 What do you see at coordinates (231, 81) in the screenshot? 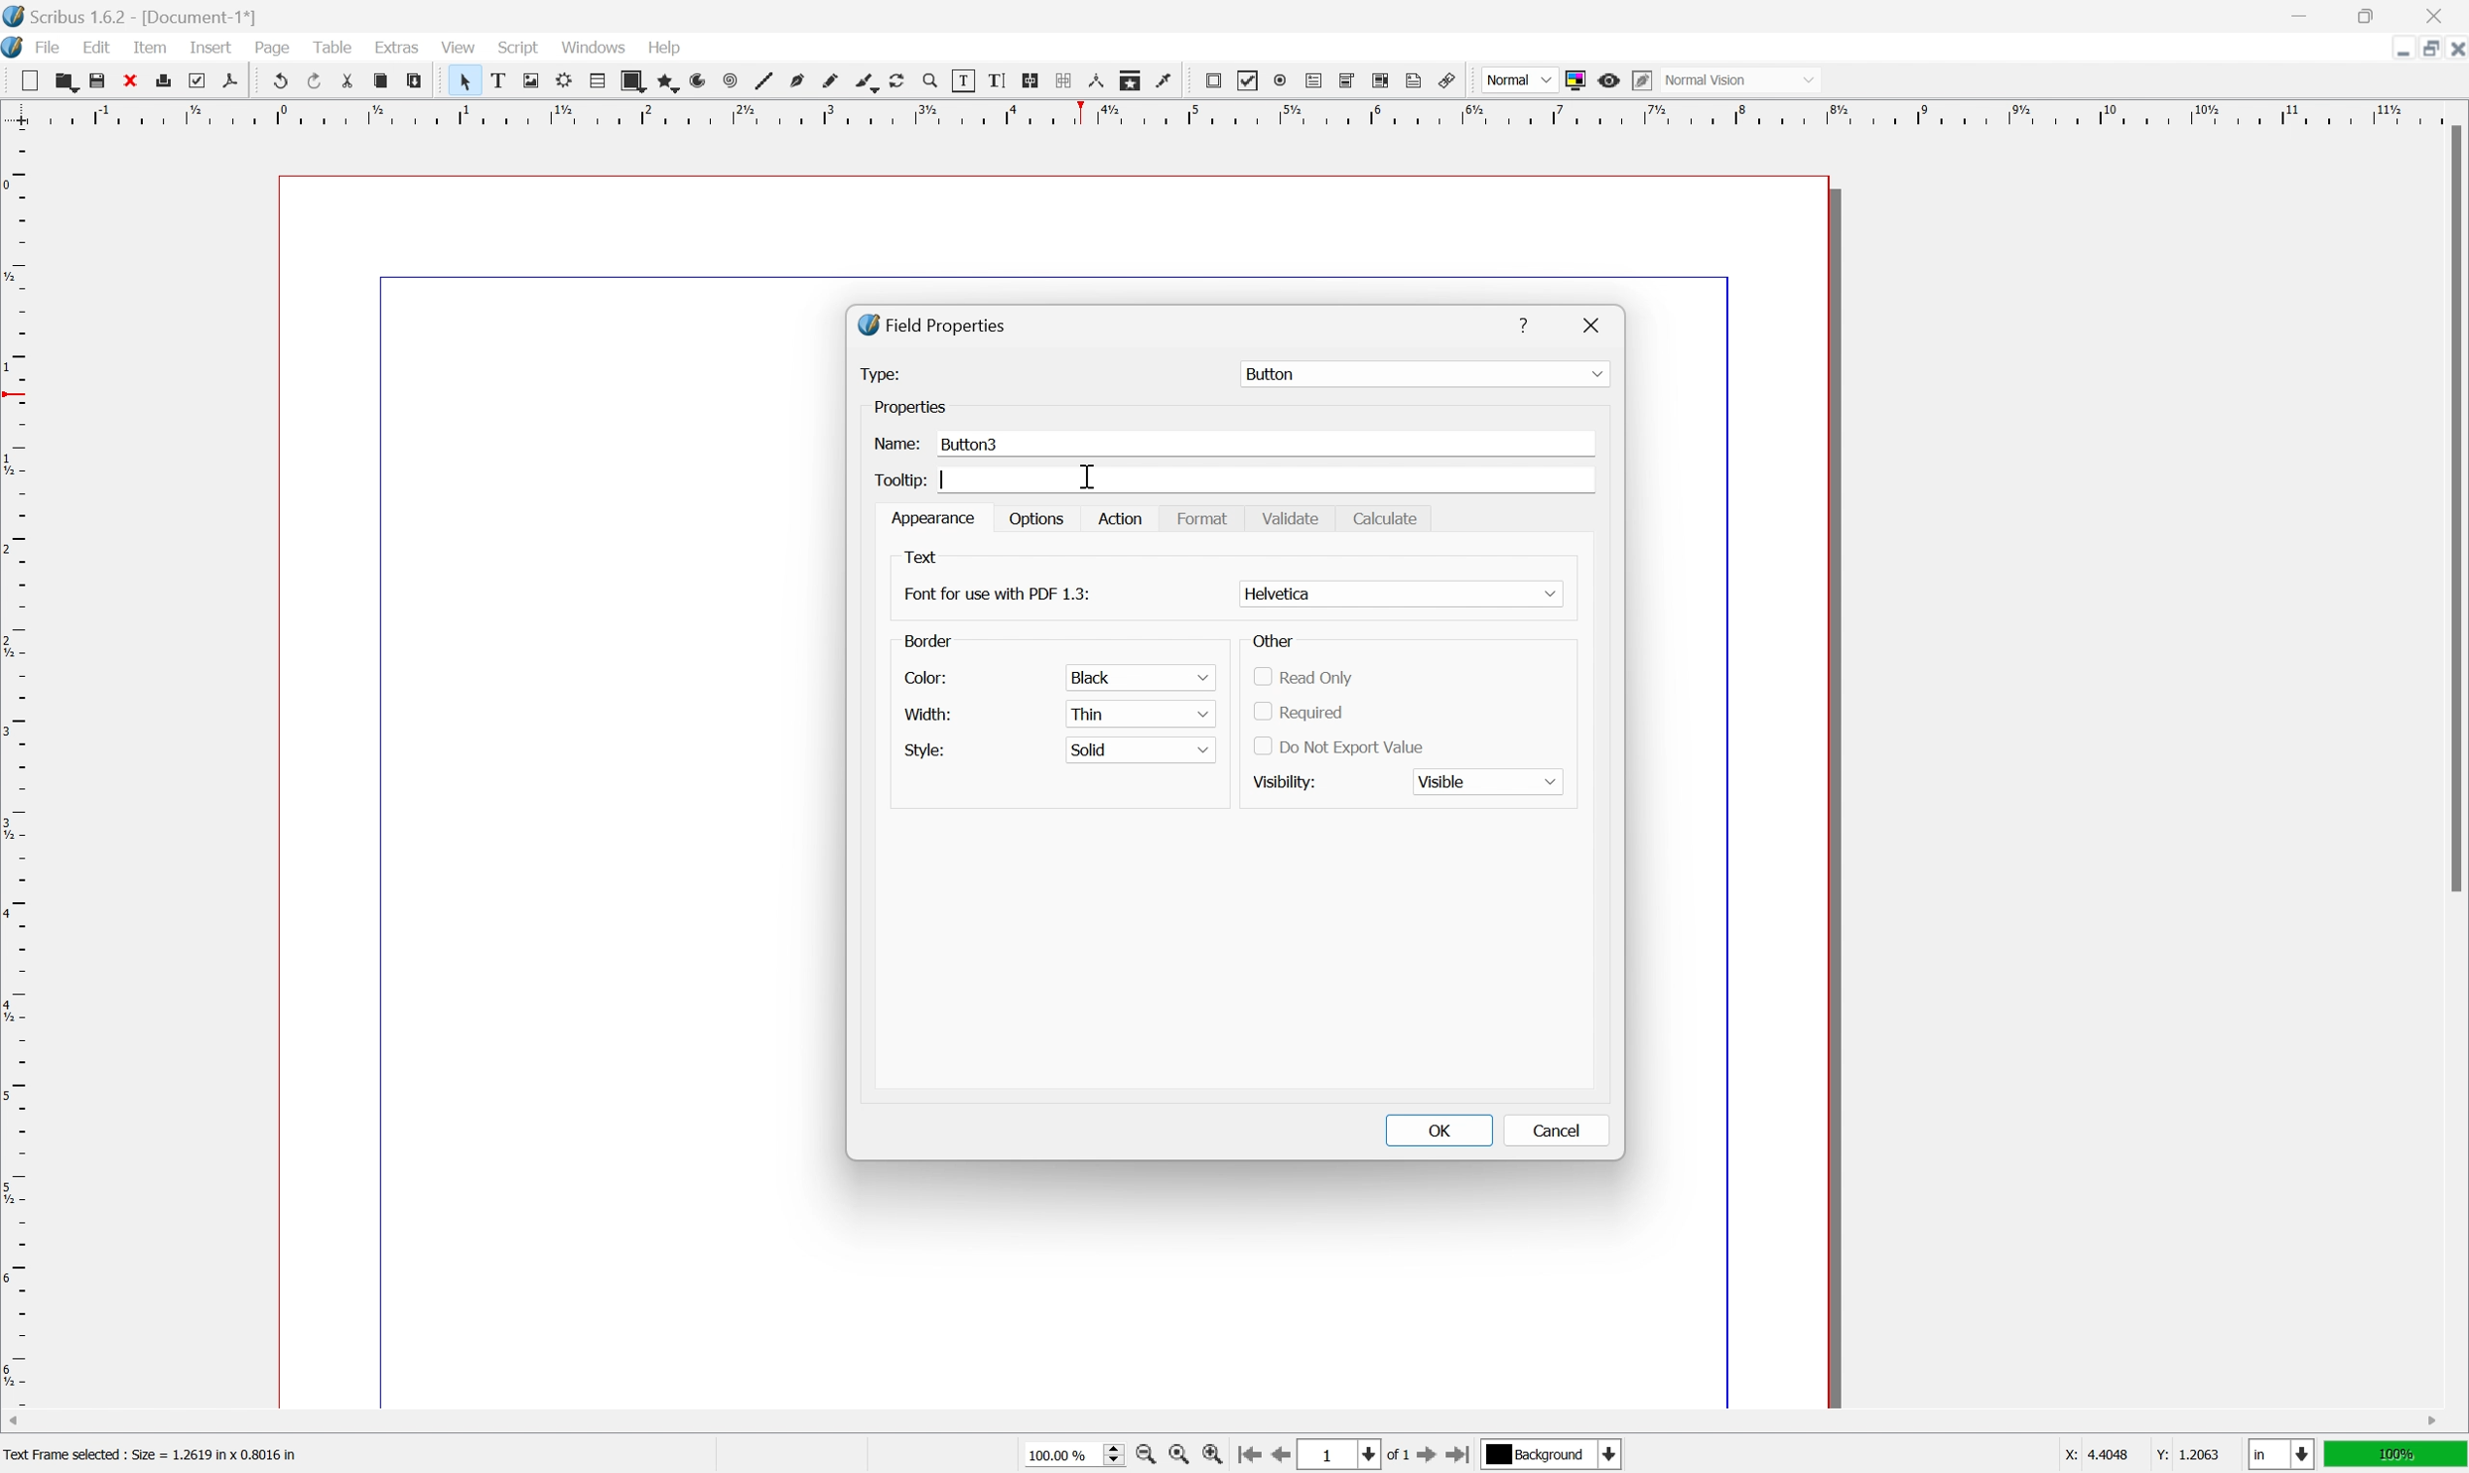
I see `save as pdf` at bounding box center [231, 81].